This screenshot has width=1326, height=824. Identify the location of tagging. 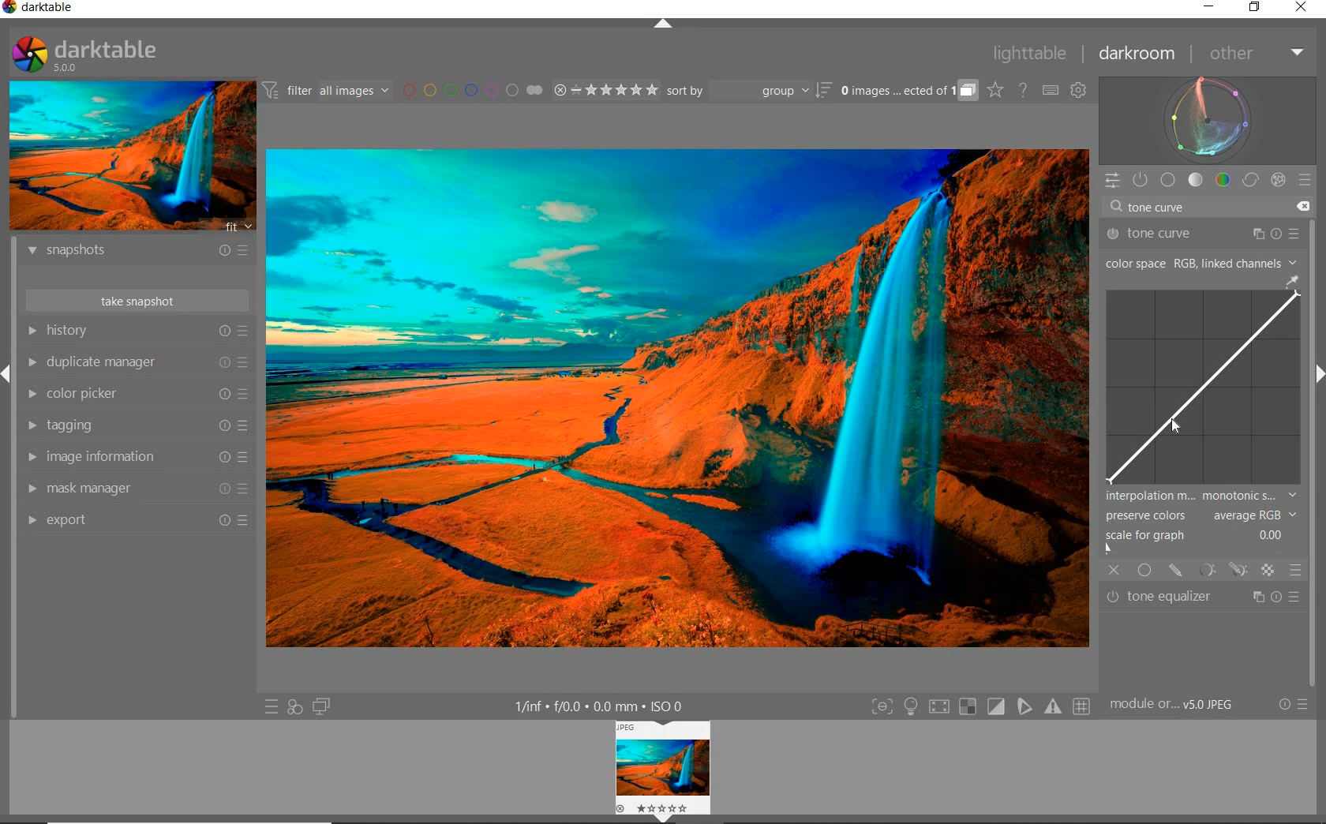
(137, 425).